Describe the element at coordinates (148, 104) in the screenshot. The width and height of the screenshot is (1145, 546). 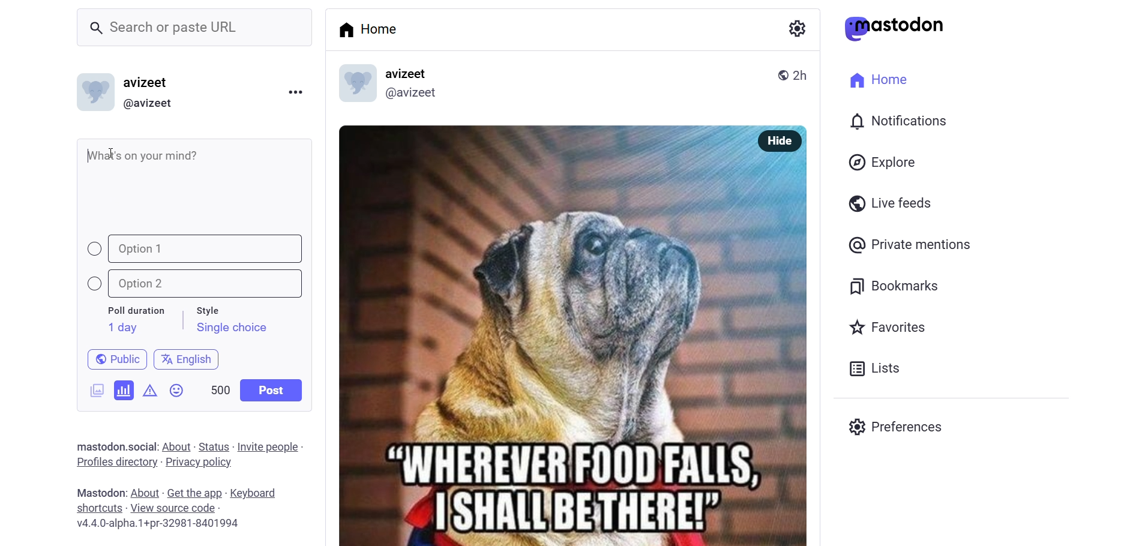
I see `@avizeet` at that location.